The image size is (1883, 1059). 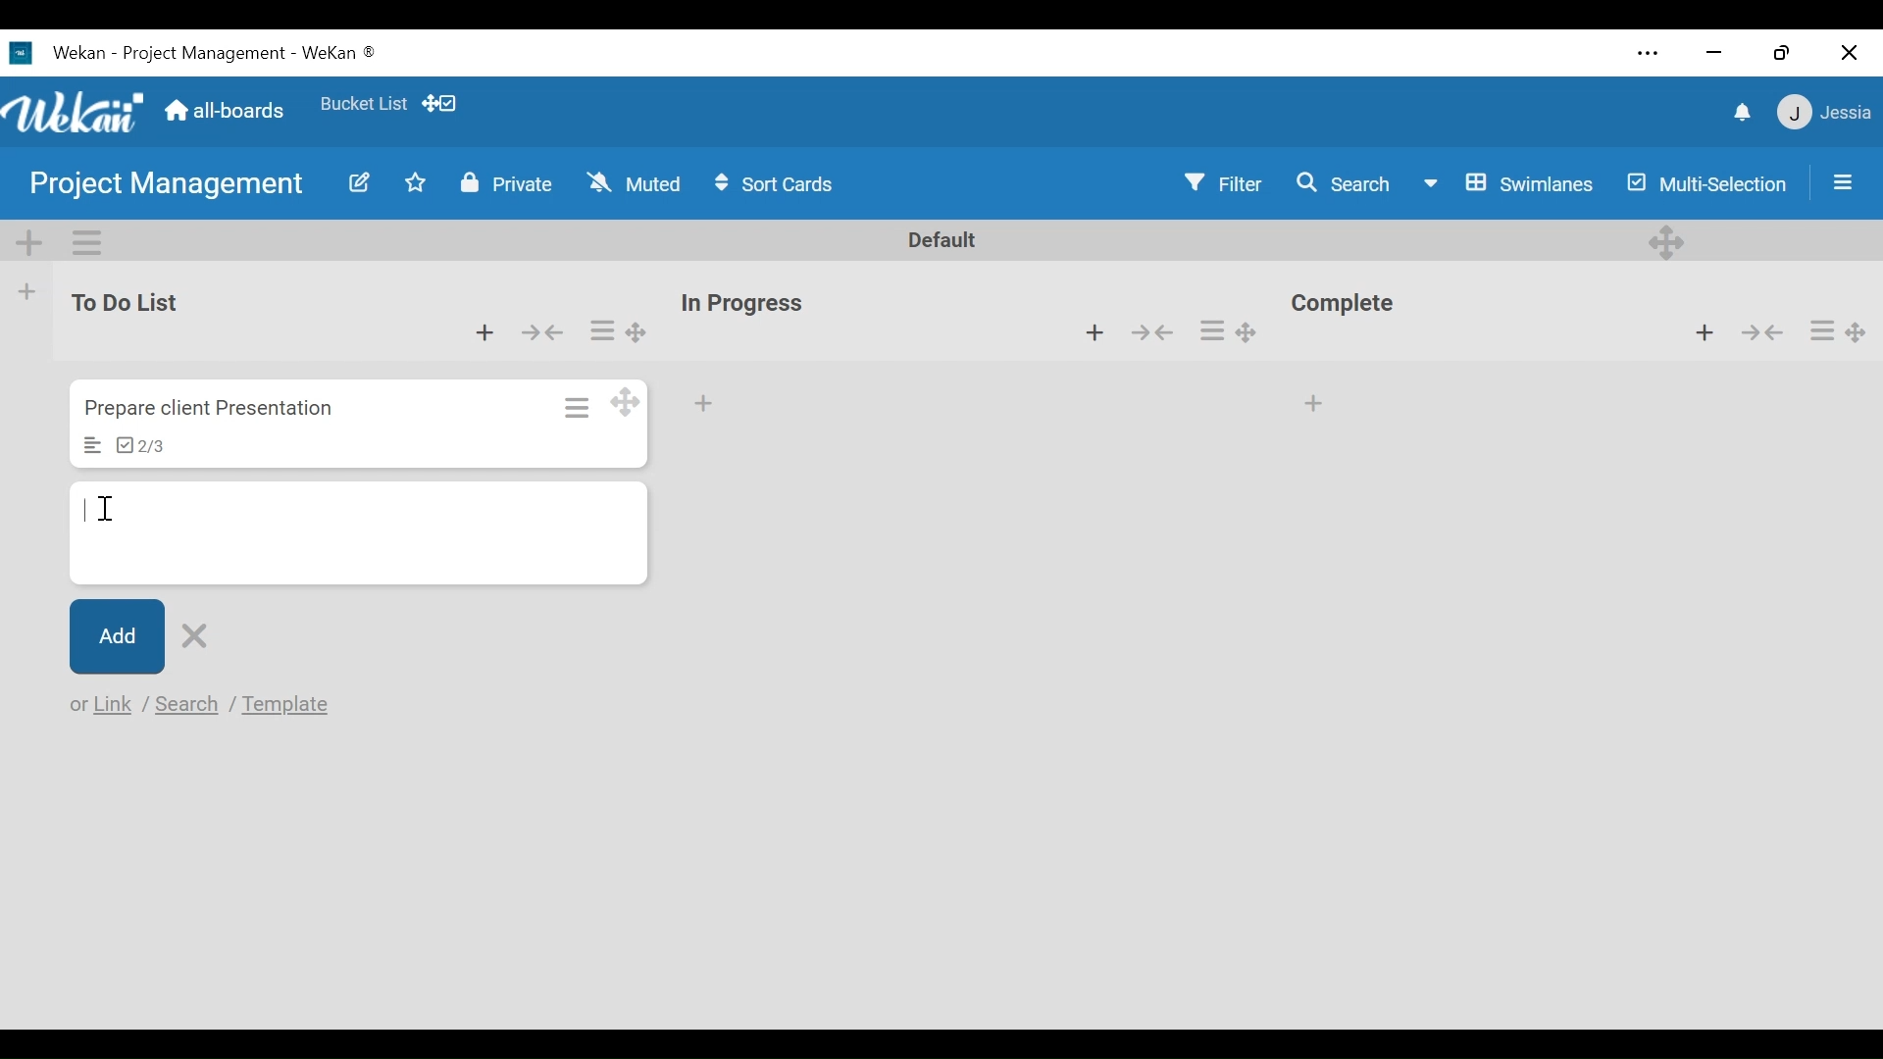 What do you see at coordinates (634, 332) in the screenshot?
I see `Desktop drag handles` at bounding box center [634, 332].